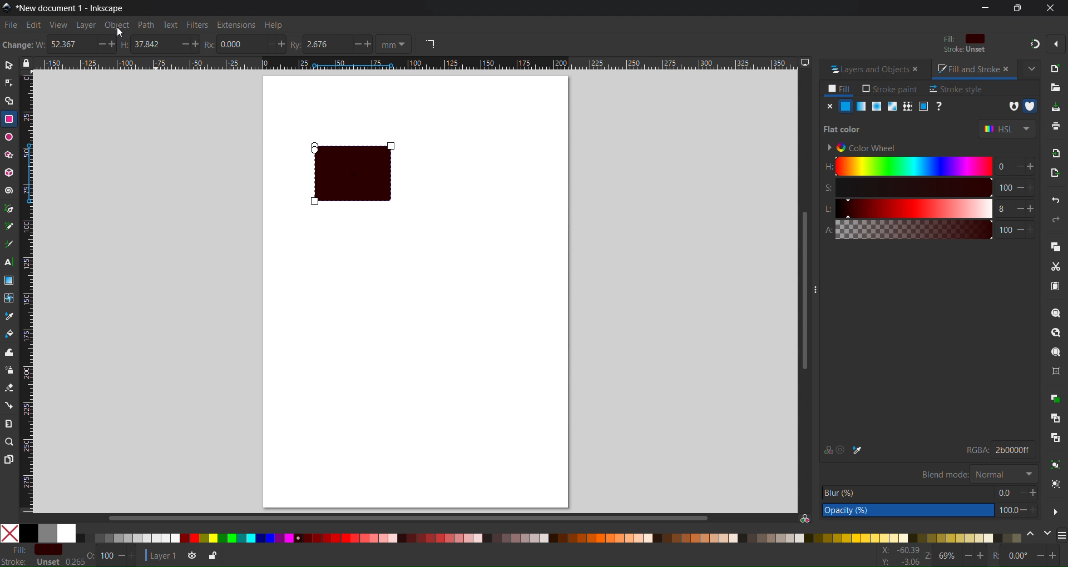  What do you see at coordinates (298, 44) in the screenshot?
I see `Ry:` at bounding box center [298, 44].